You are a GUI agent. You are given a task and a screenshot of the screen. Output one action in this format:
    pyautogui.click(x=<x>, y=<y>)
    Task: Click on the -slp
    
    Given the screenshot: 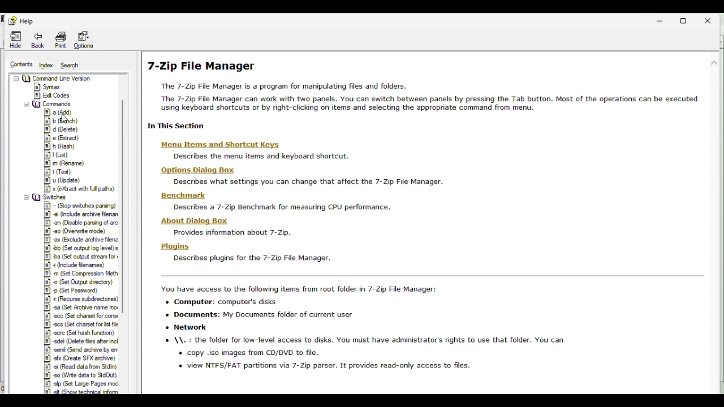 What is the action you would take?
    pyautogui.click(x=82, y=383)
    